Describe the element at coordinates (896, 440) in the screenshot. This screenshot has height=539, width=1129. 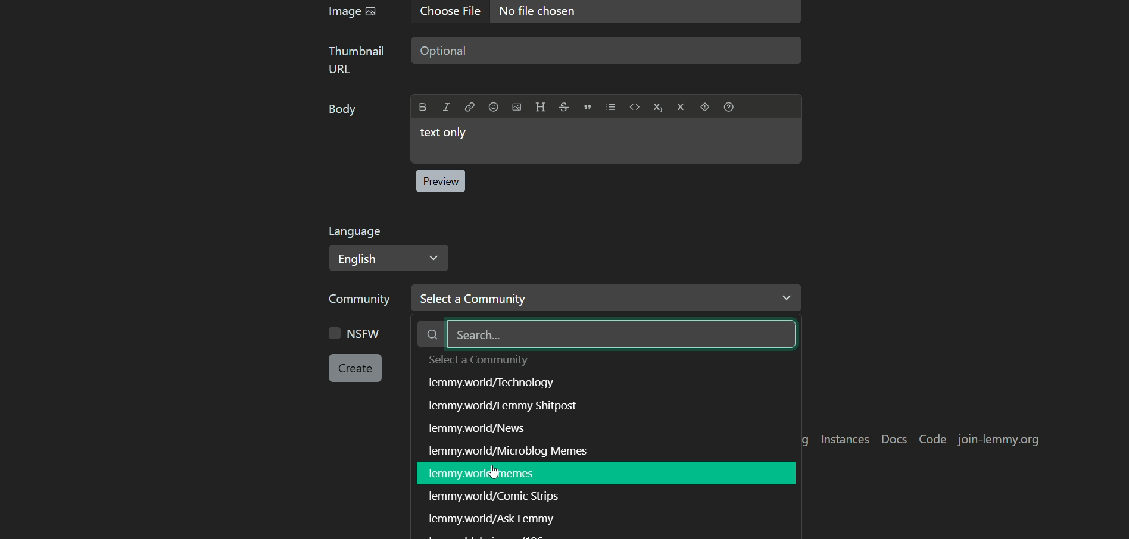
I see `docs` at that location.